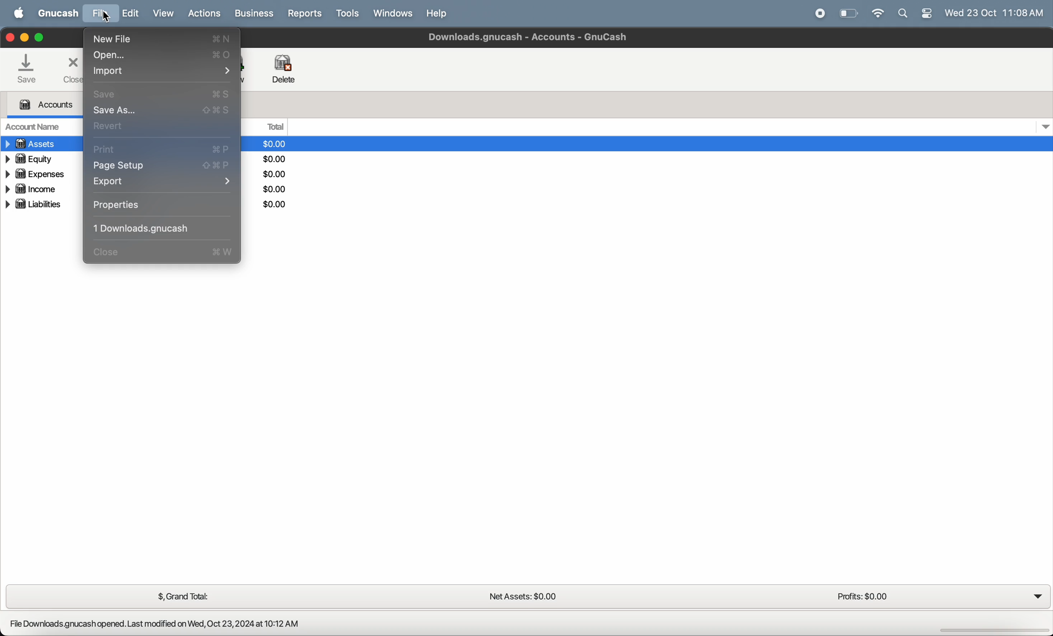 This screenshot has height=636, width=1053. Describe the element at coordinates (161, 111) in the screenshot. I see `save as` at that location.